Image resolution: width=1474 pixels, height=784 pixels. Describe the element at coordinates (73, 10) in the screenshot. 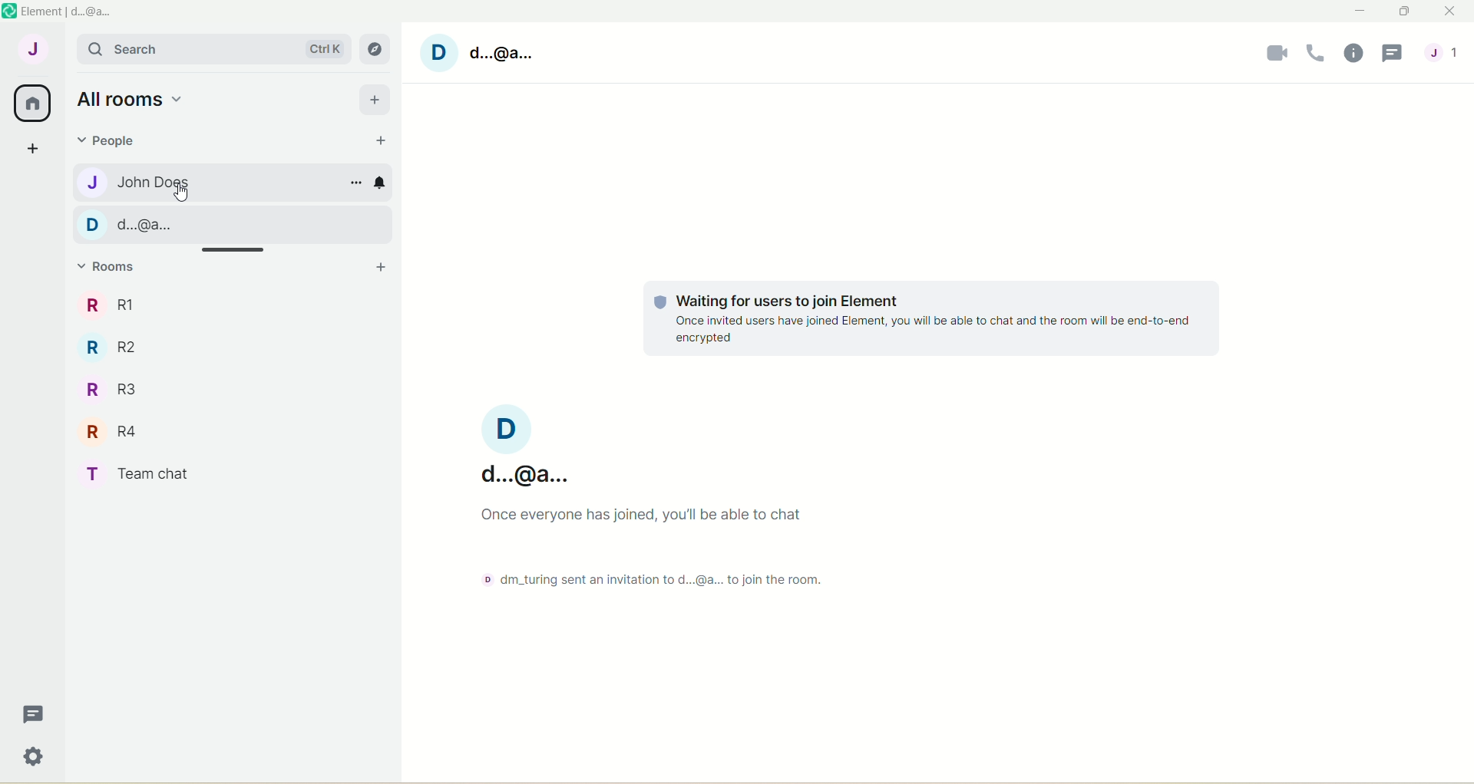

I see `element` at that location.